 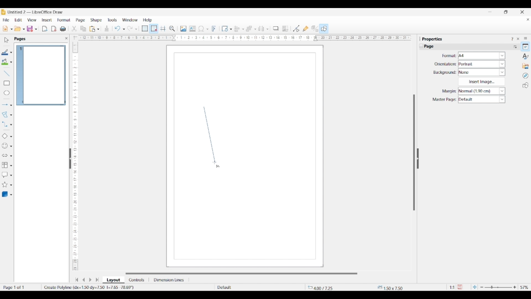 What do you see at coordinates (5, 194) in the screenshot?
I see `Selected 3D object` at bounding box center [5, 194].